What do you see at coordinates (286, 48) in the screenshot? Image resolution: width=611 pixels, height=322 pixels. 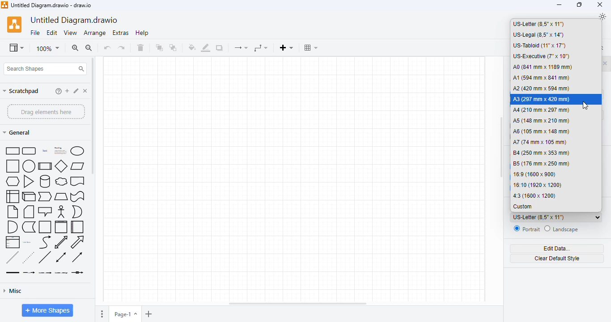 I see `insert` at bounding box center [286, 48].